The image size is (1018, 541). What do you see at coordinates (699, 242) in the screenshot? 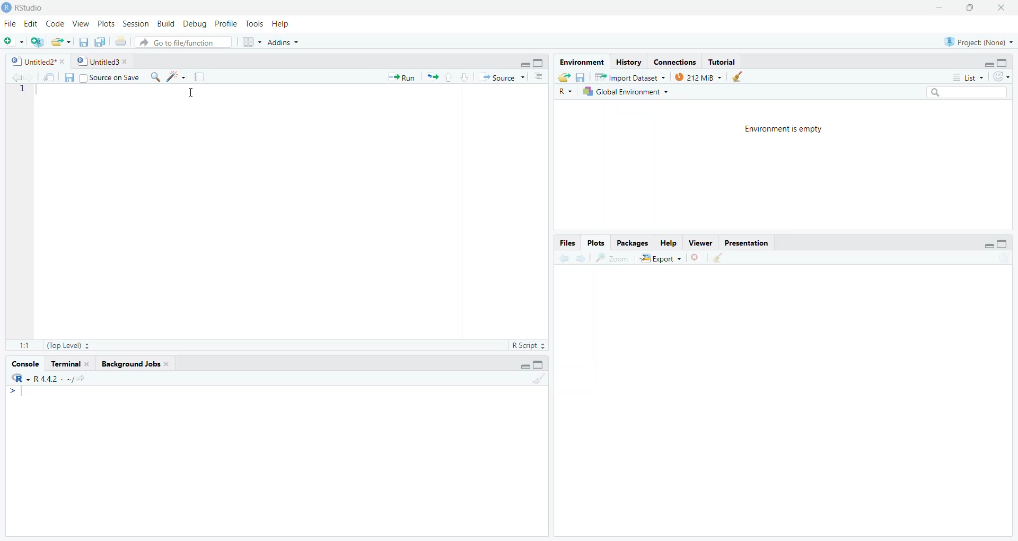
I see `viewer` at bounding box center [699, 242].